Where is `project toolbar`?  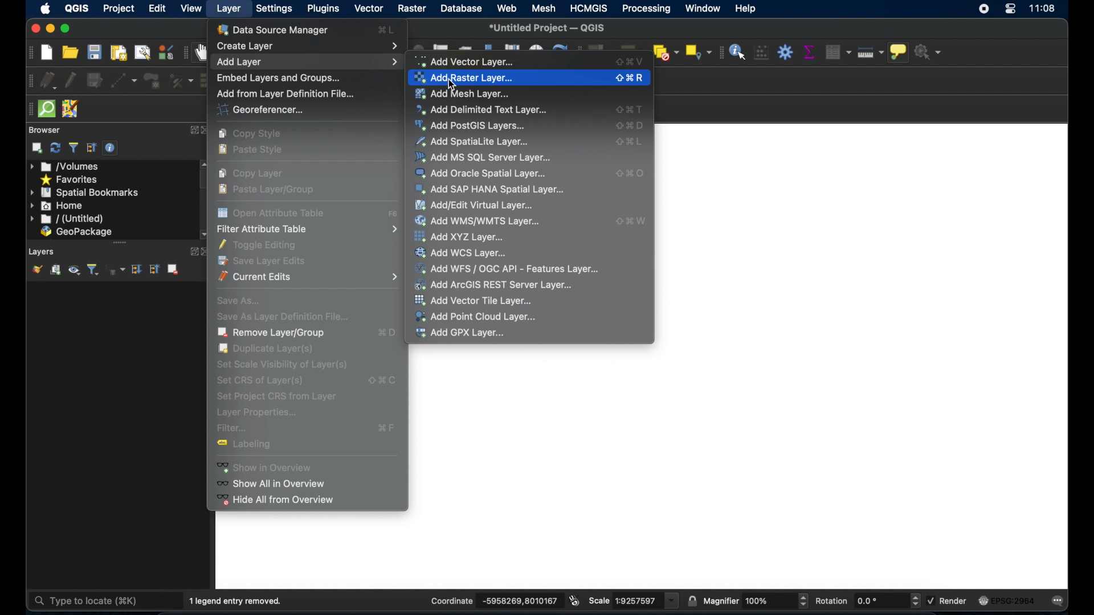
project toolbar is located at coordinates (28, 52).